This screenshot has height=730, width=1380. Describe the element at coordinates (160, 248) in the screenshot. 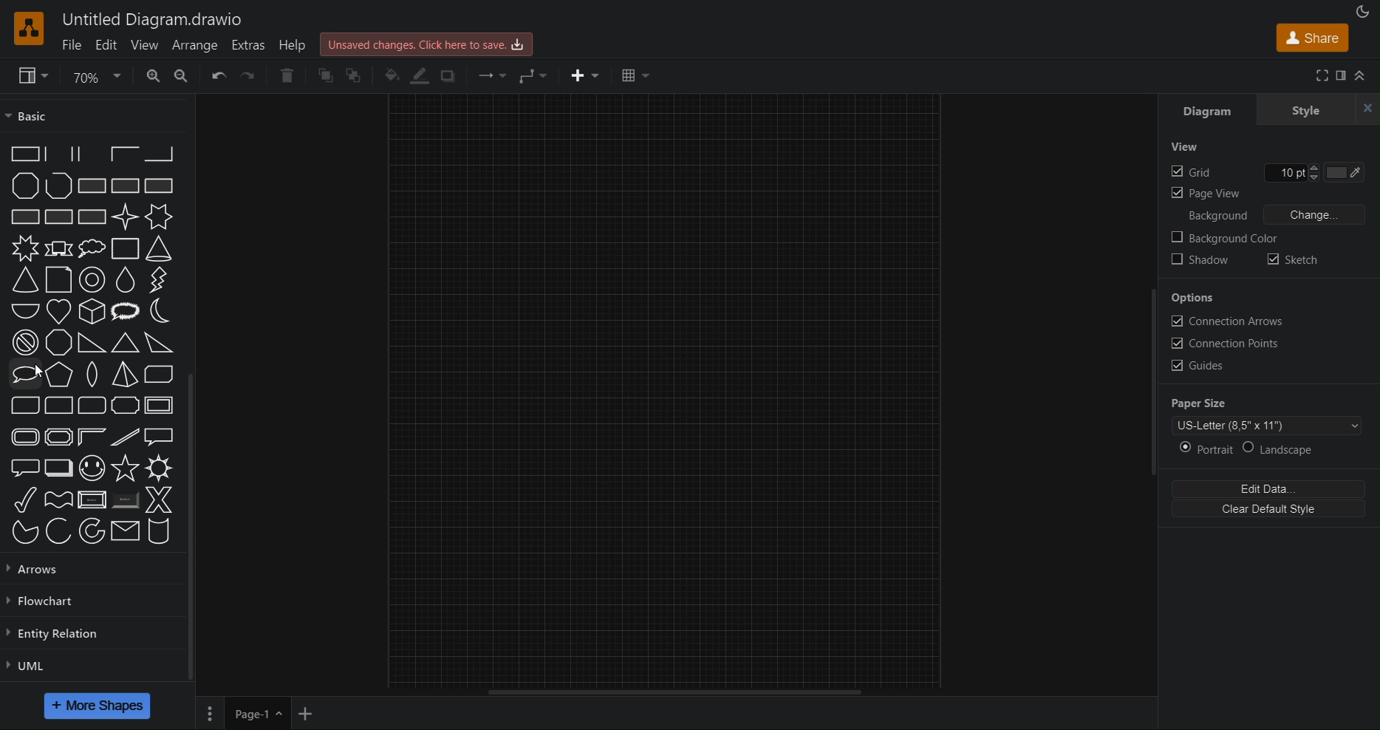

I see `Cone` at that location.